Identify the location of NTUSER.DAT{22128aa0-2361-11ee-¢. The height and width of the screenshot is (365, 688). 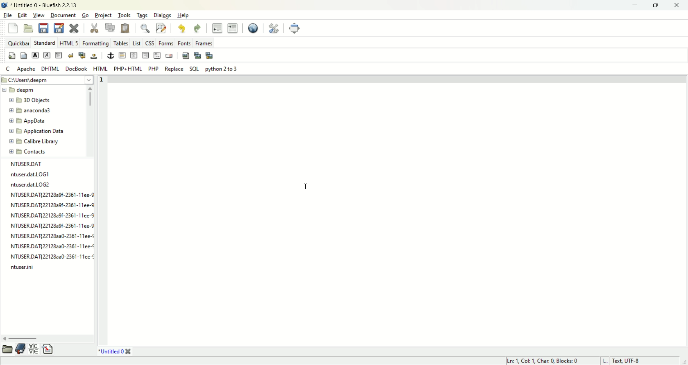
(49, 235).